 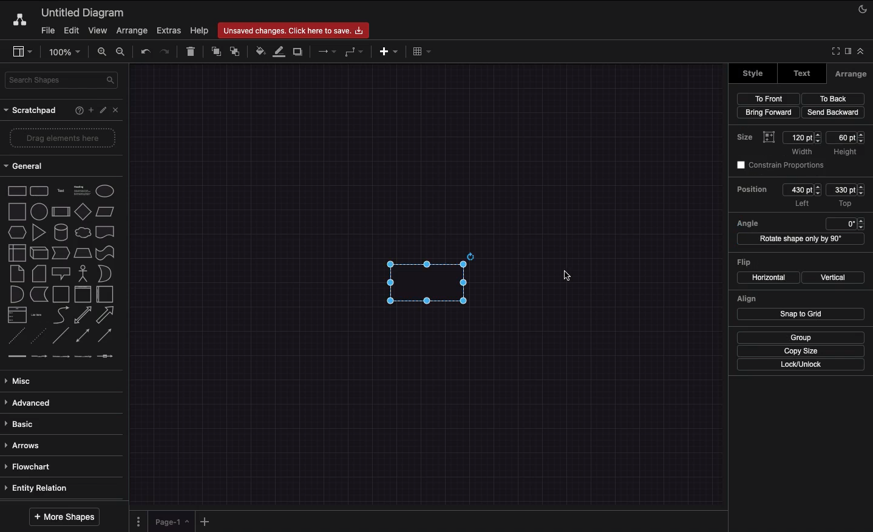 I want to click on Rotate shape by 90, so click(x=800, y=238).